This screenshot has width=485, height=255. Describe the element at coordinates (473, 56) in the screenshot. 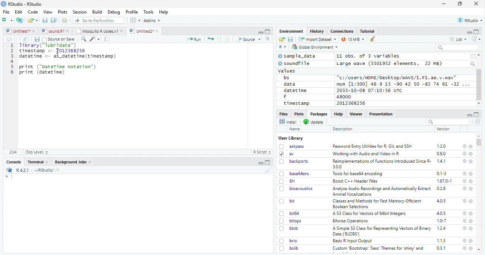

I see `Calendar` at that location.